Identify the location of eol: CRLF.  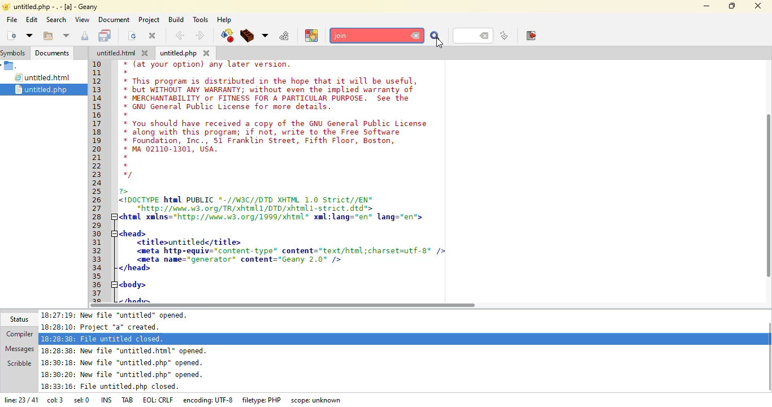
(159, 400).